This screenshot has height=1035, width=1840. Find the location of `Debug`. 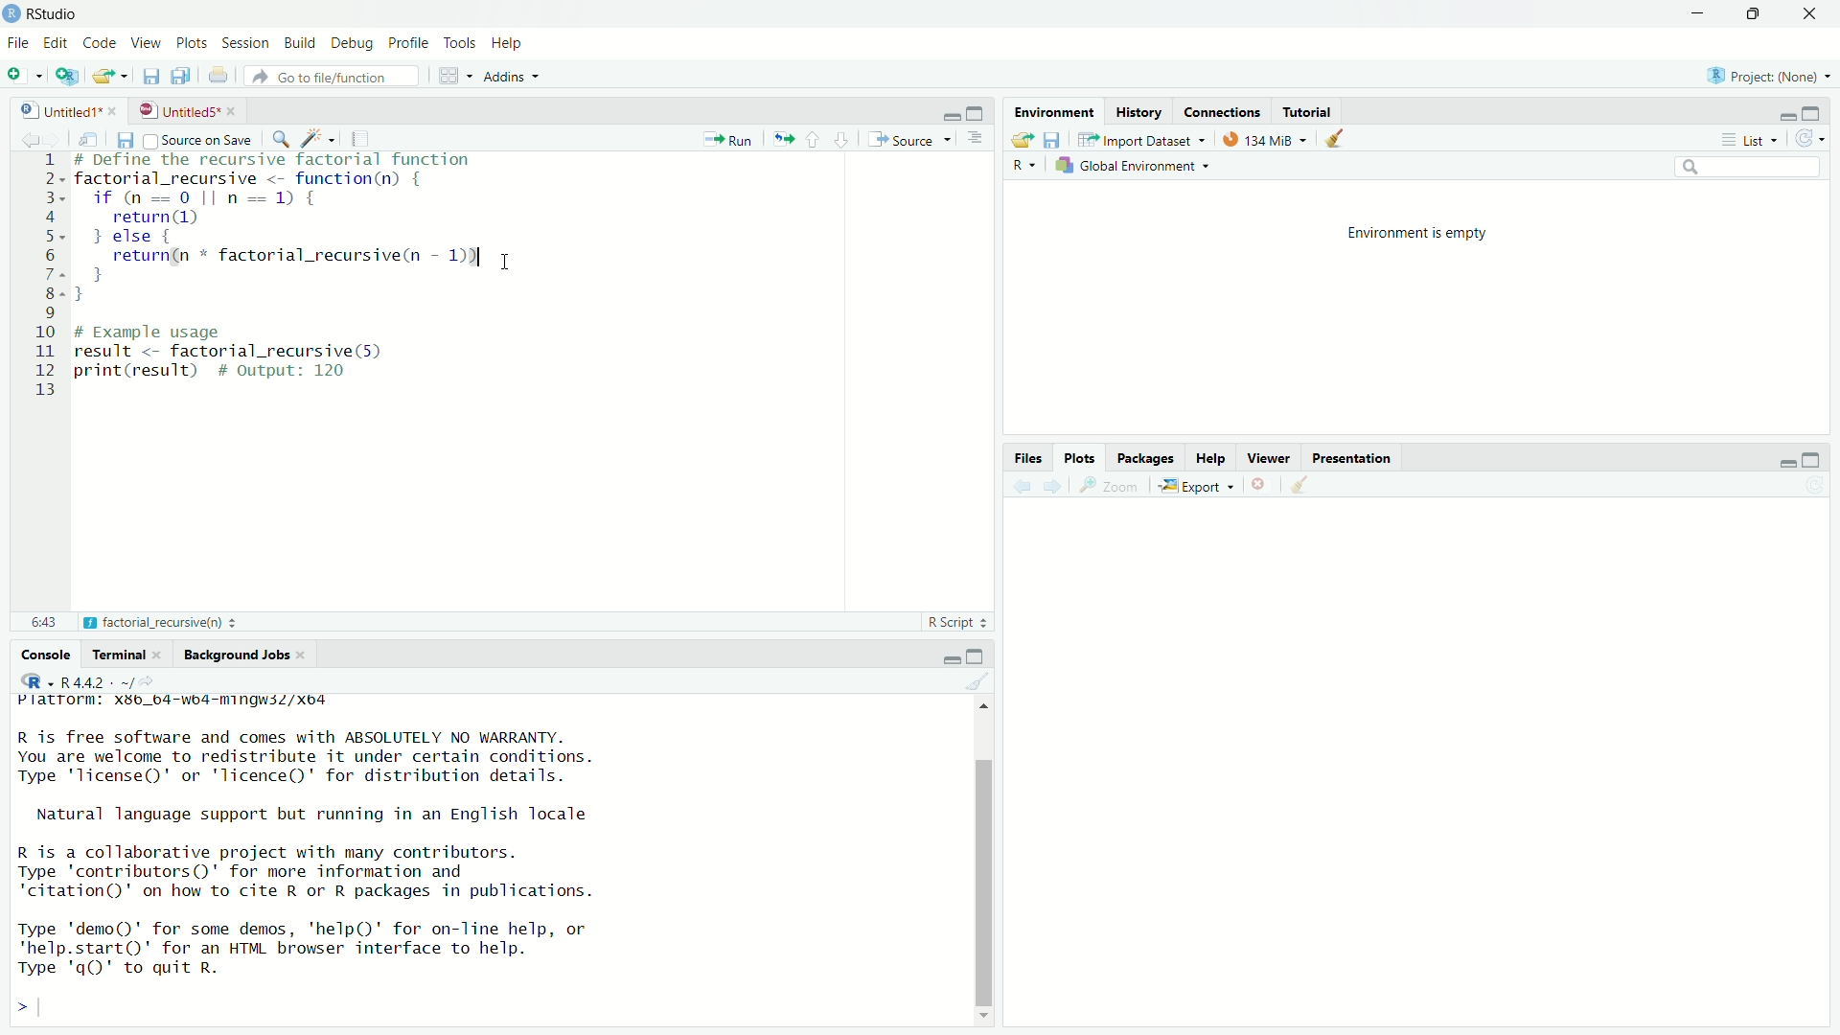

Debug is located at coordinates (350, 42).